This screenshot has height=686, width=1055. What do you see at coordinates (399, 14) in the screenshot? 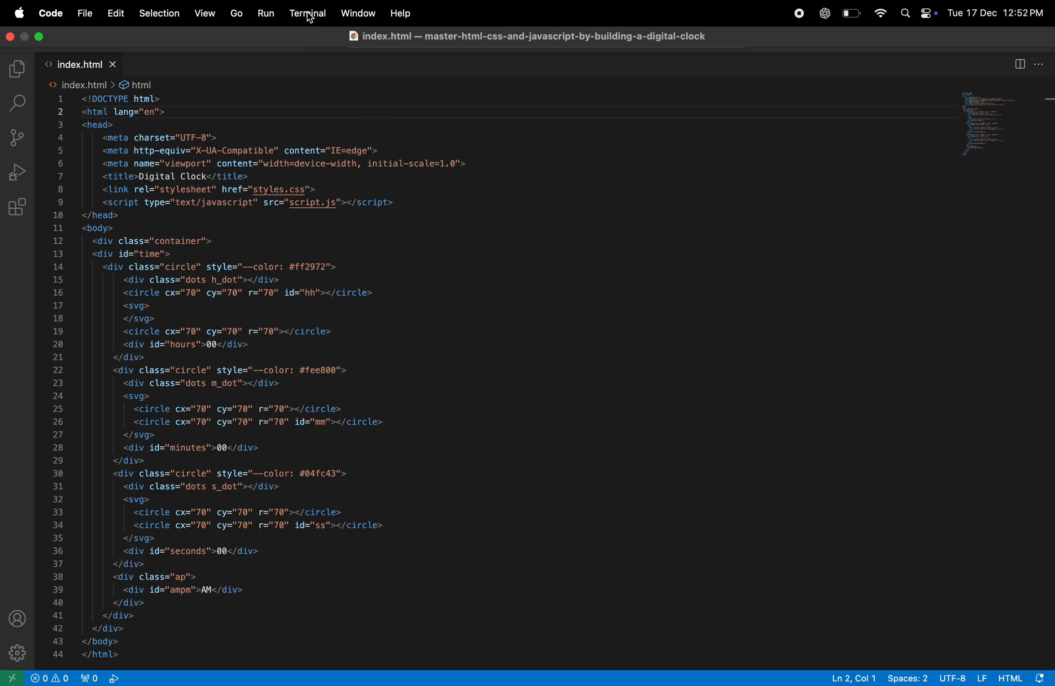
I see `help` at bounding box center [399, 14].